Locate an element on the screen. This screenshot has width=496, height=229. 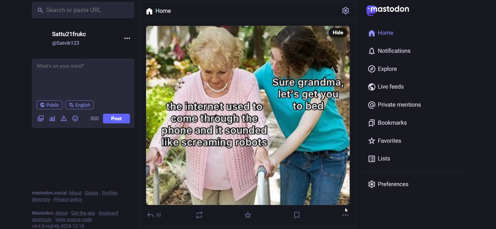
sattu21frukc is located at coordinates (73, 33).